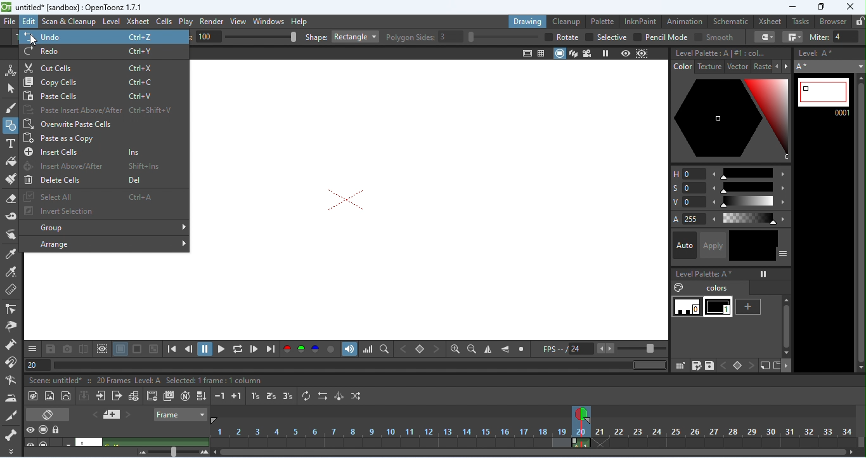  What do you see at coordinates (98, 196) in the screenshot?
I see `select all` at bounding box center [98, 196].